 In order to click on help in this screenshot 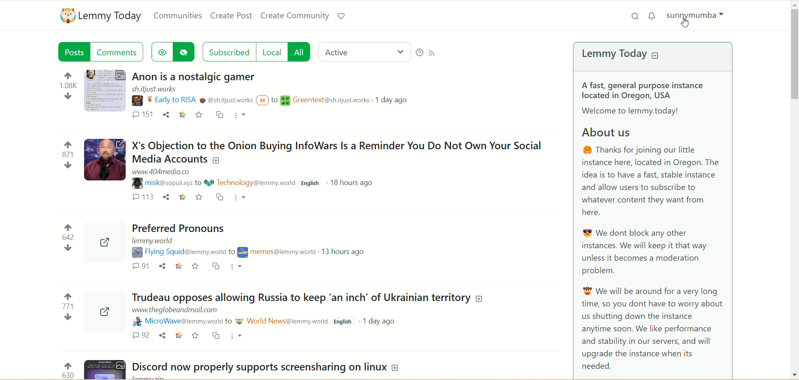, I will do `click(419, 53)`.